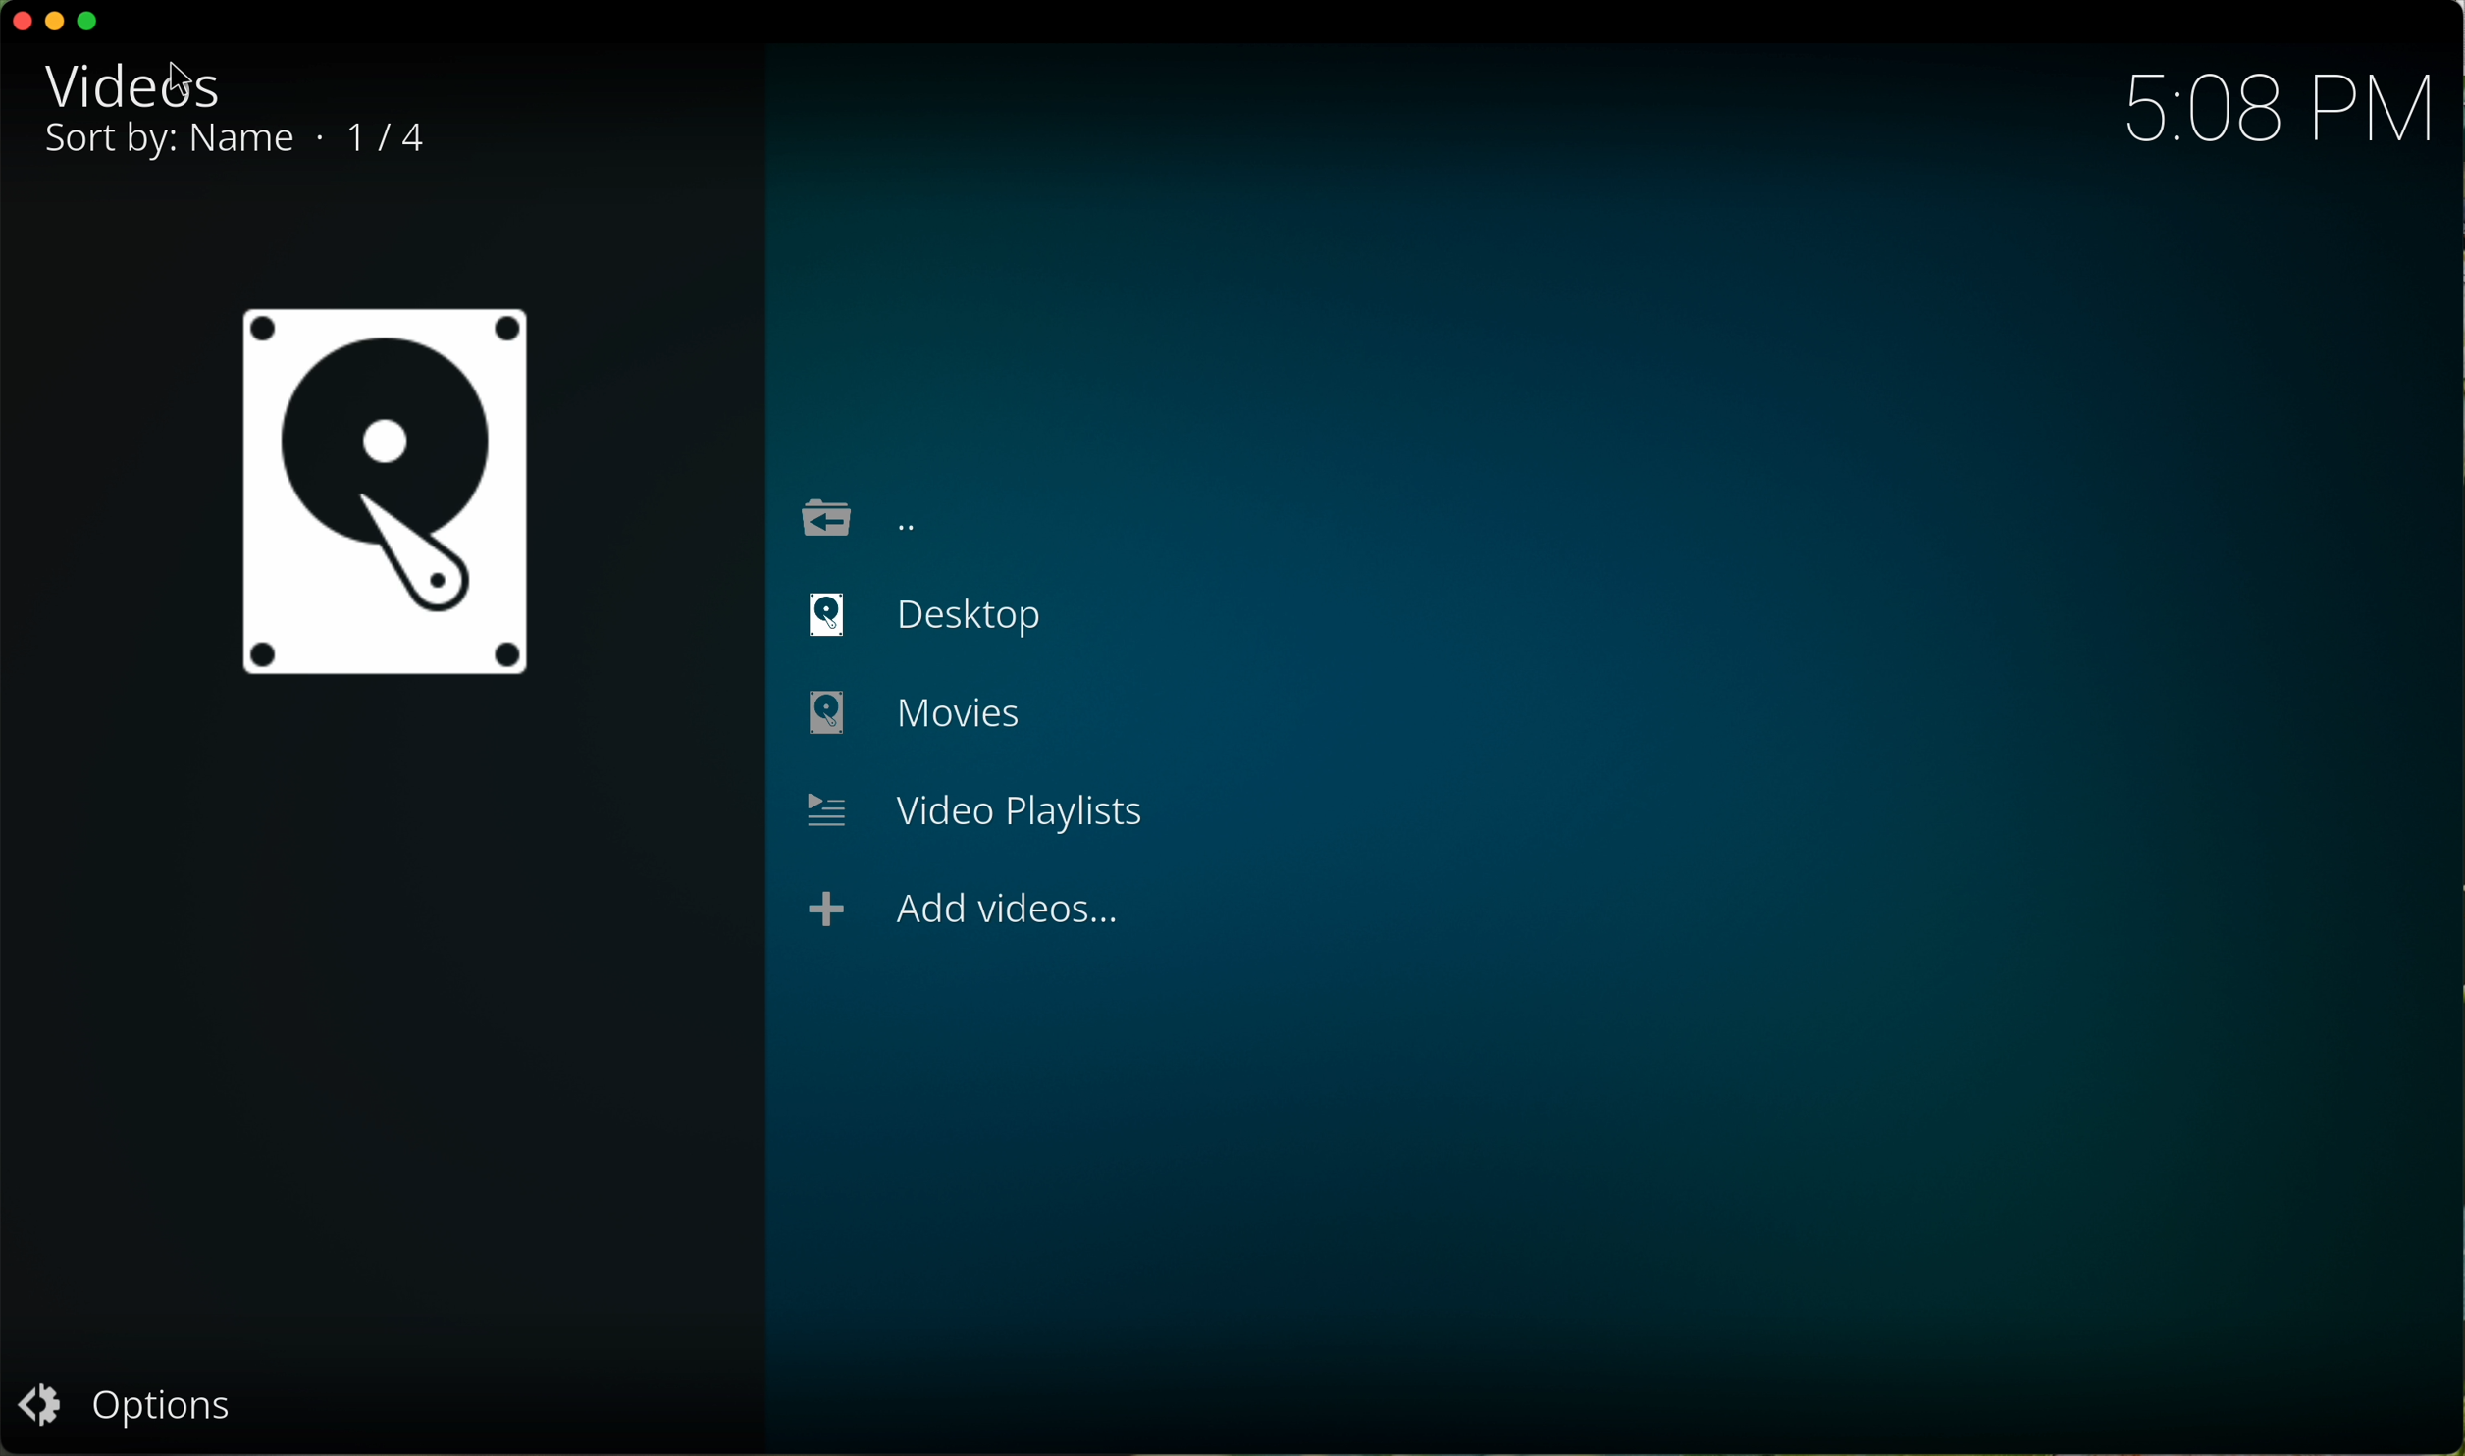 This screenshot has height=1456, width=2465. What do you see at coordinates (986, 813) in the screenshot?
I see `video playlists` at bounding box center [986, 813].